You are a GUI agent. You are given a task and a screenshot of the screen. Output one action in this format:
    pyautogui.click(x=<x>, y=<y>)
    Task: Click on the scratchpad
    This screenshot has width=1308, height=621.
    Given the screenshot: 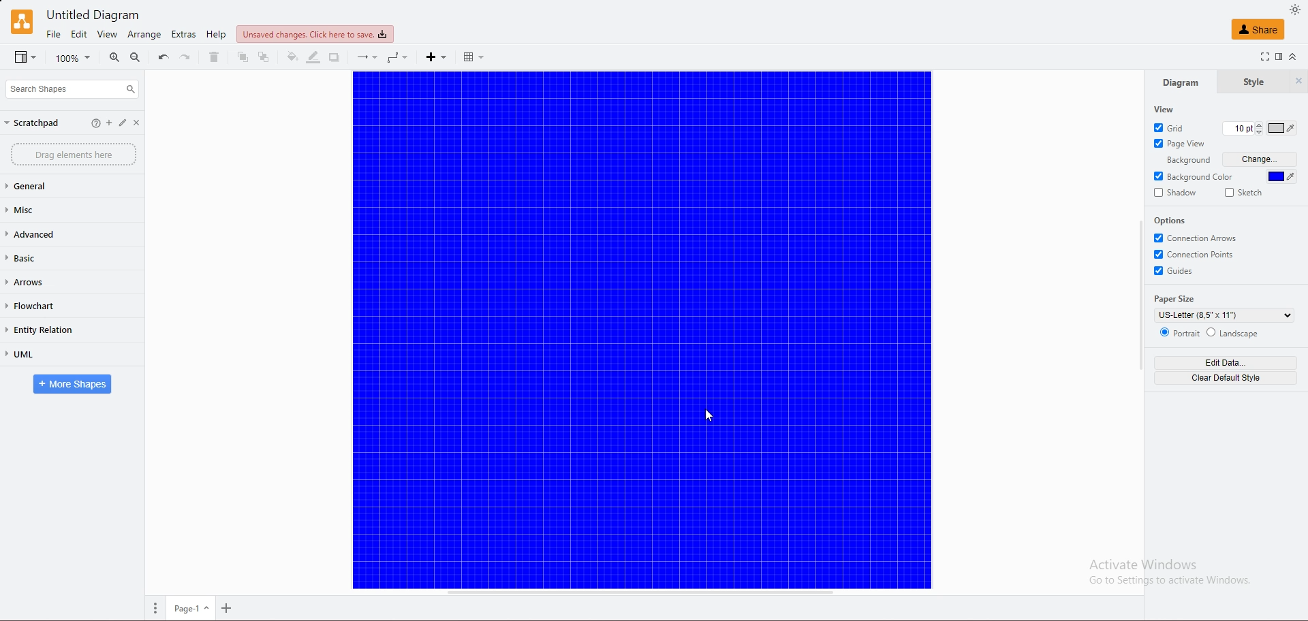 What is the action you would take?
    pyautogui.click(x=33, y=123)
    